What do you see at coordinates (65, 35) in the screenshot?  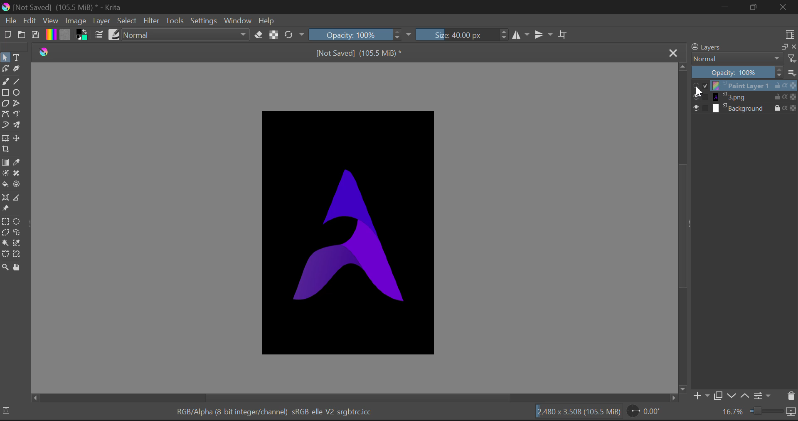 I see `Pattern` at bounding box center [65, 35].